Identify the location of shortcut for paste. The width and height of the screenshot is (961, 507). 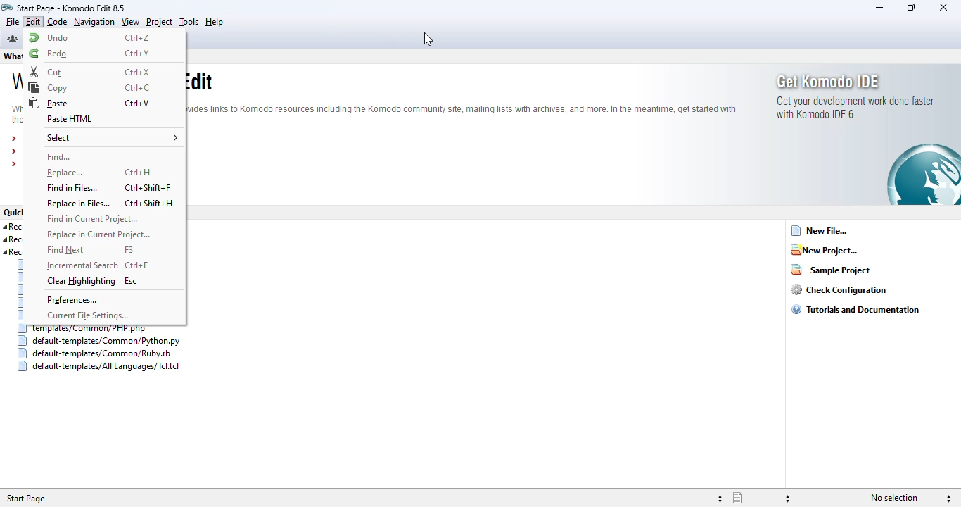
(138, 104).